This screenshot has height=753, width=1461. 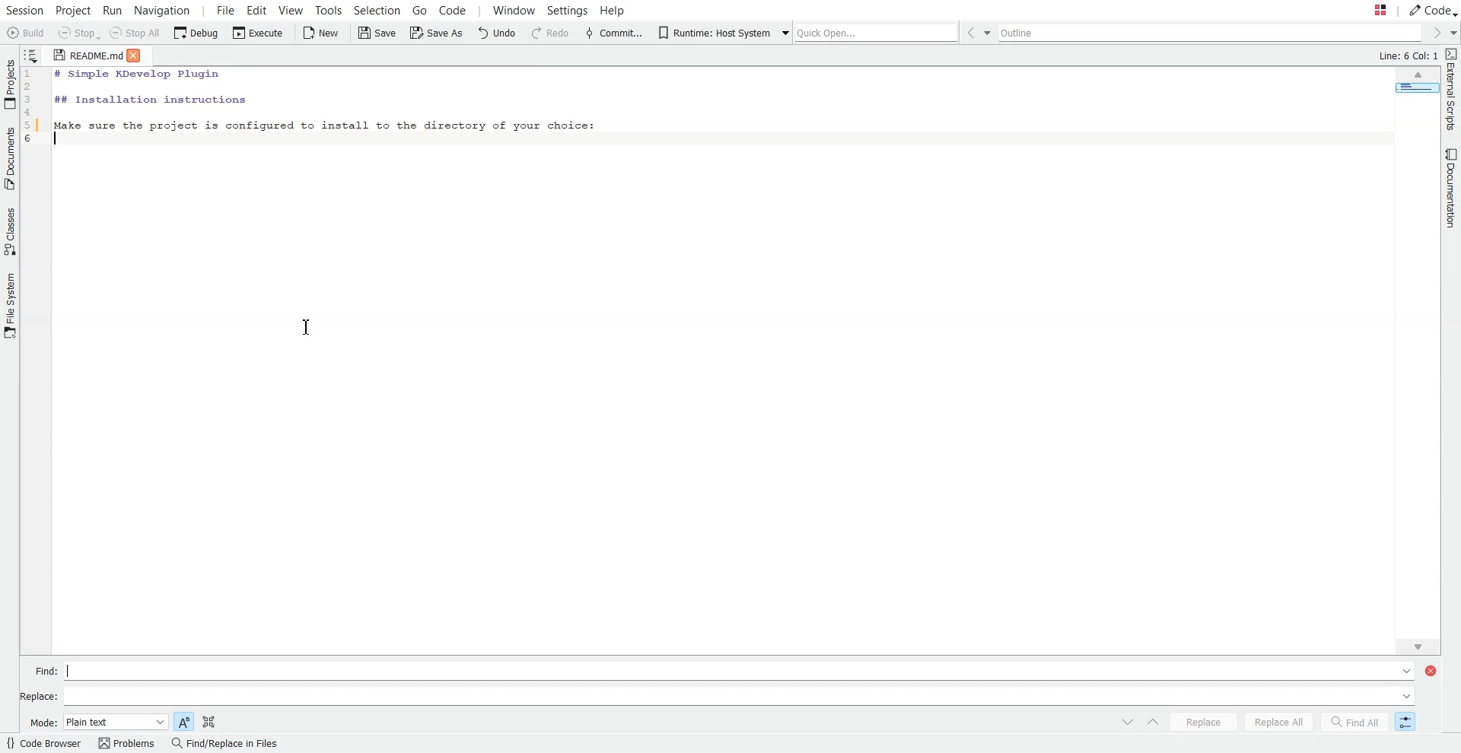 I want to click on Text Cursor, so click(x=59, y=140).